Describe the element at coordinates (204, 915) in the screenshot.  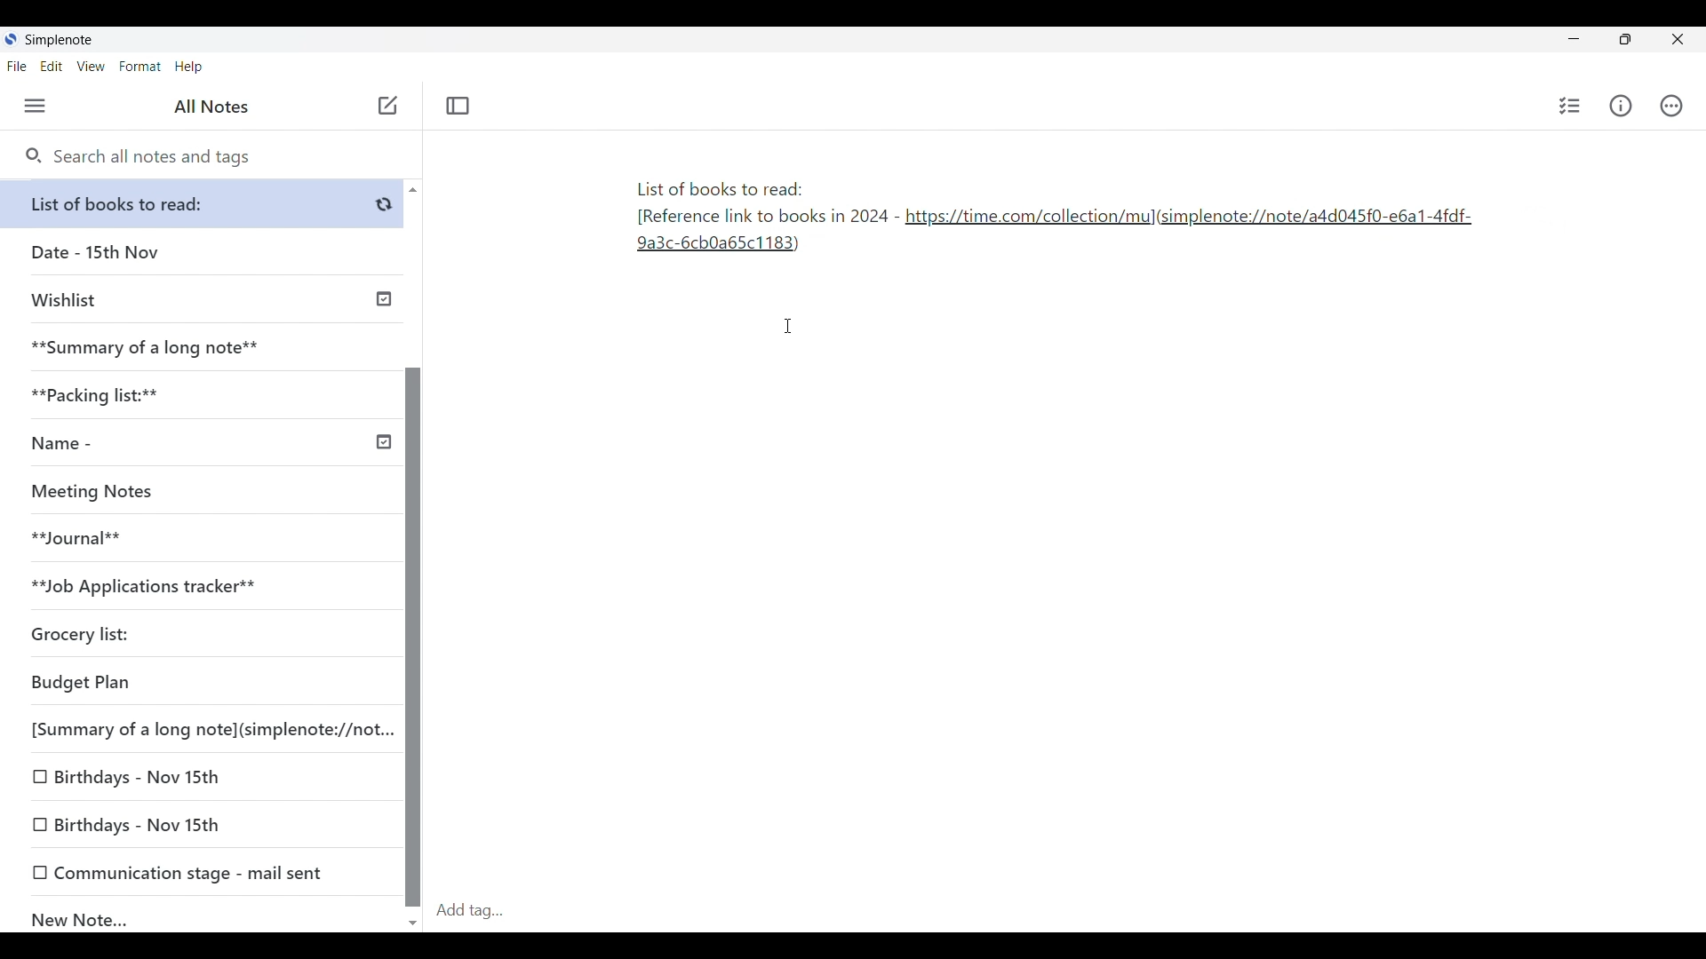
I see `New Note...` at that location.